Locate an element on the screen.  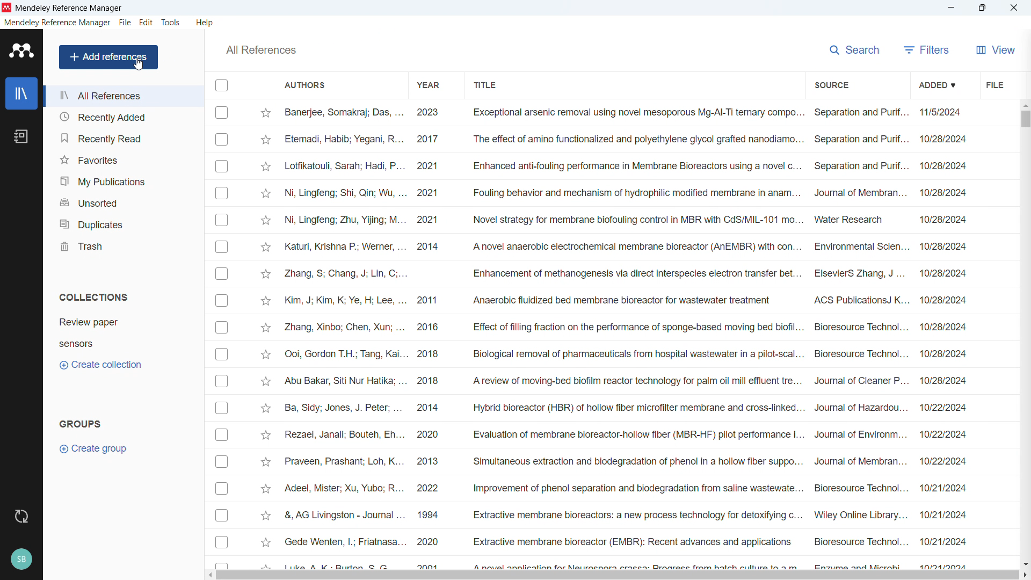
Collections  is located at coordinates (93, 297).